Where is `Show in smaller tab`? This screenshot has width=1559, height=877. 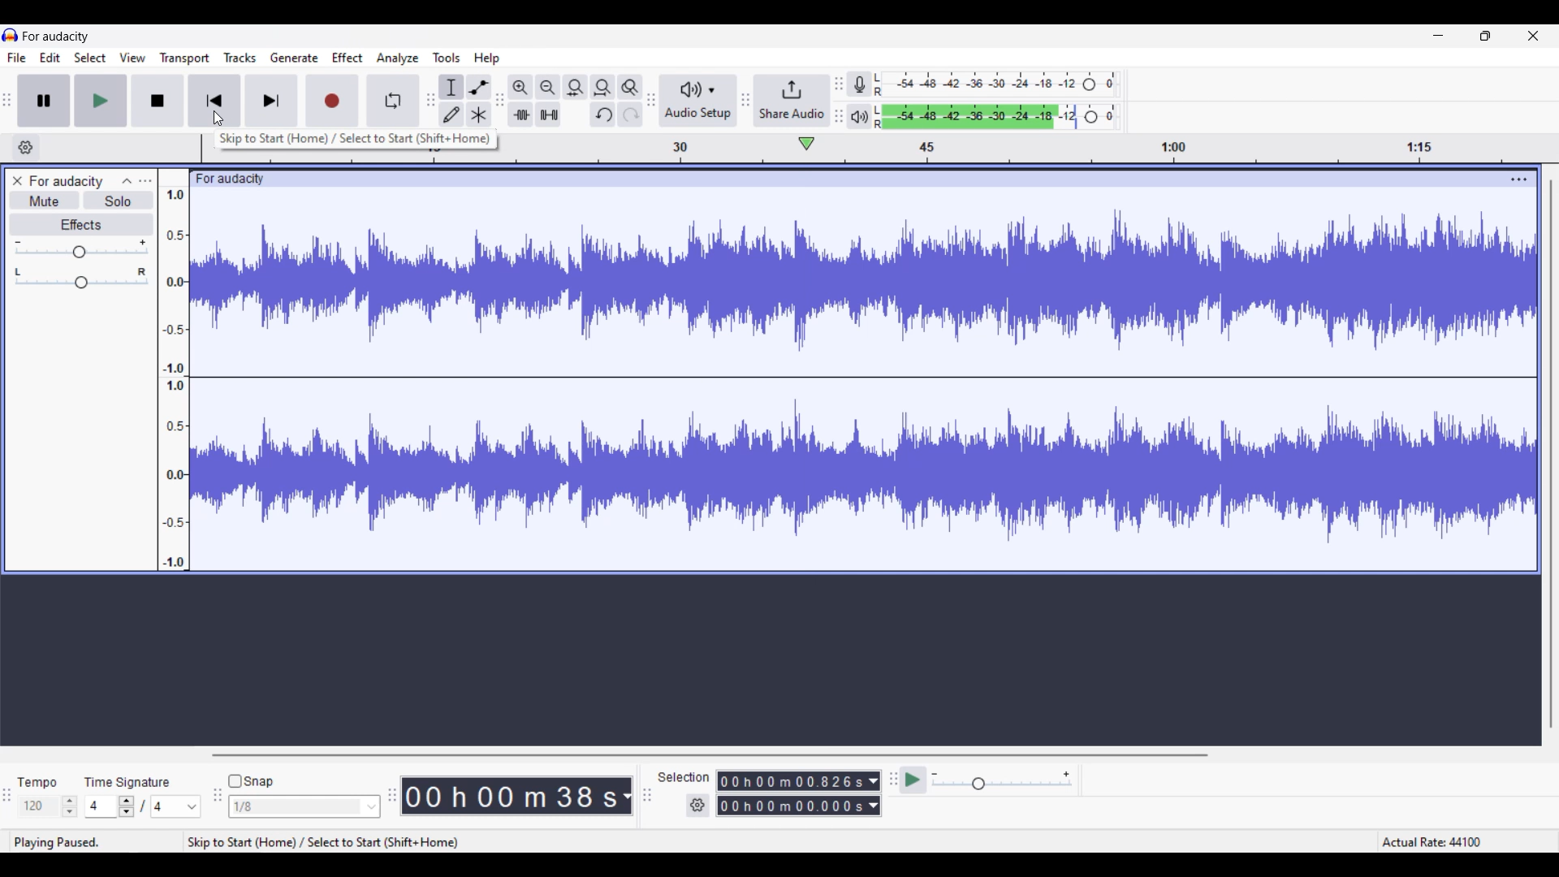 Show in smaller tab is located at coordinates (1485, 36).